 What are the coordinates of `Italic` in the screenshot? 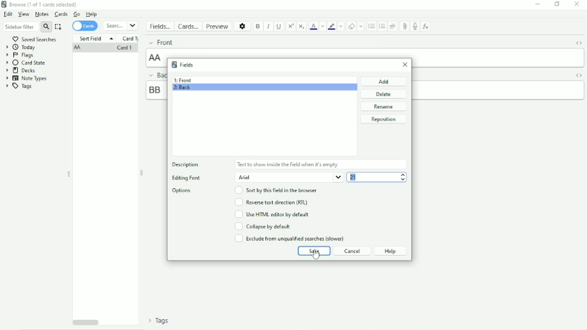 It's located at (269, 27).